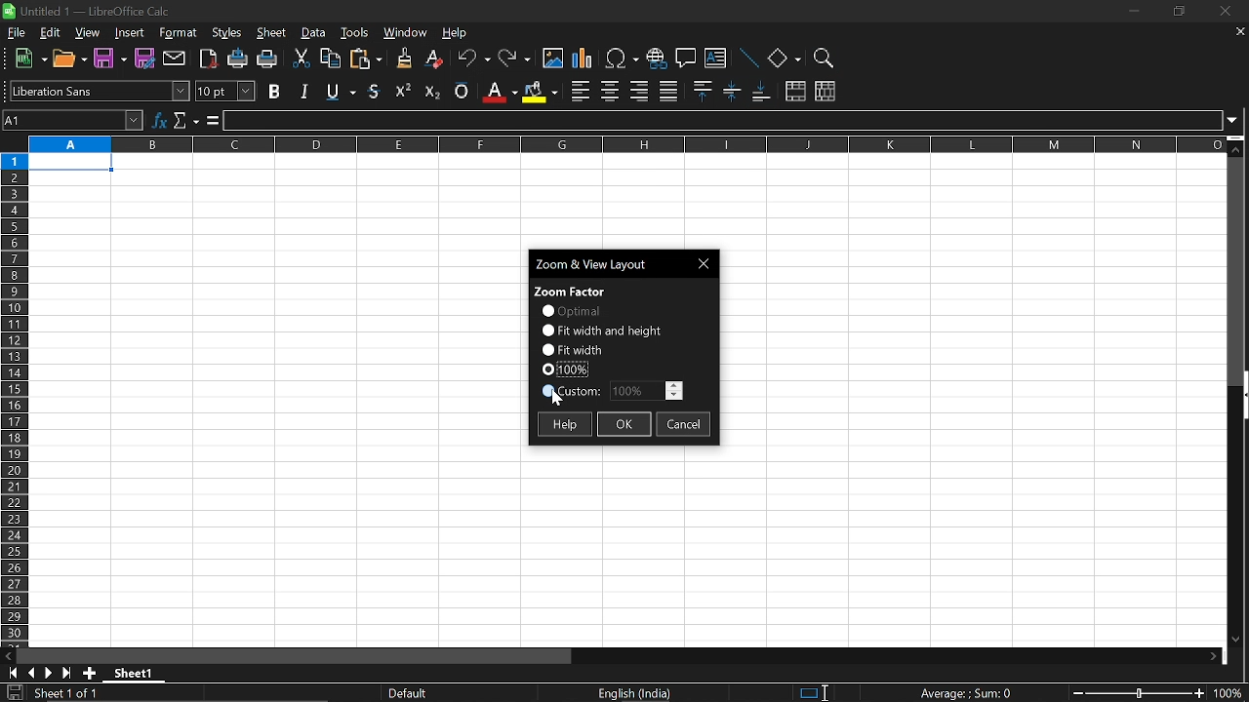  Describe the element at coordinates (763, 93) in the screenshot. I see `align bottom` at that location.